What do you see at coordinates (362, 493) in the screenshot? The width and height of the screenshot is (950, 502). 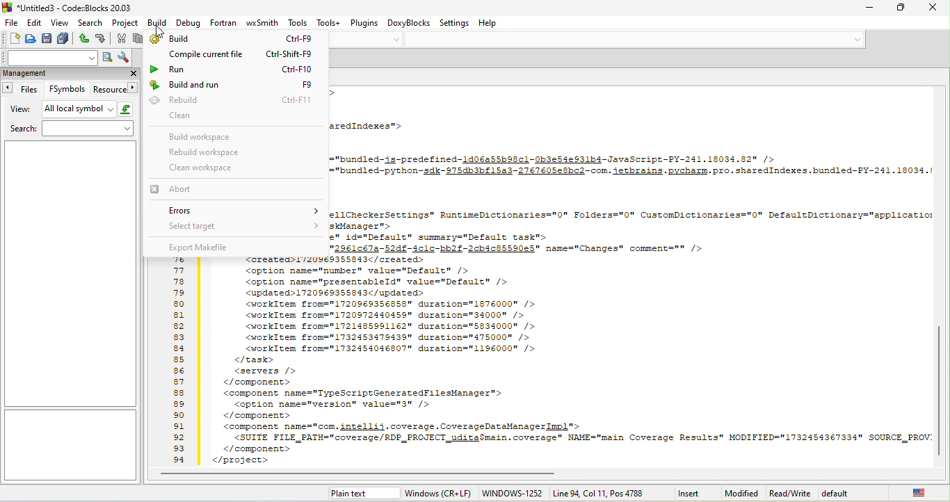 I see `plain text` at bounding box center [362, 493].